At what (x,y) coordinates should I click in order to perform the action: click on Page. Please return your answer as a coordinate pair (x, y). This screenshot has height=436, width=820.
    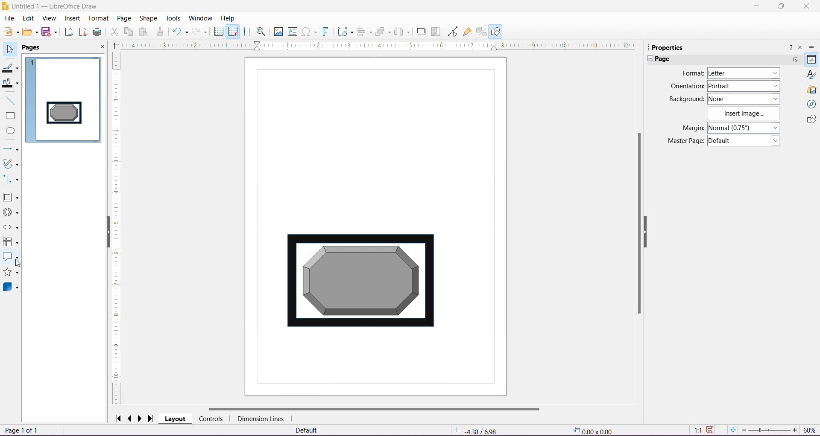
    Looking at the image, I should click on (370, 226).